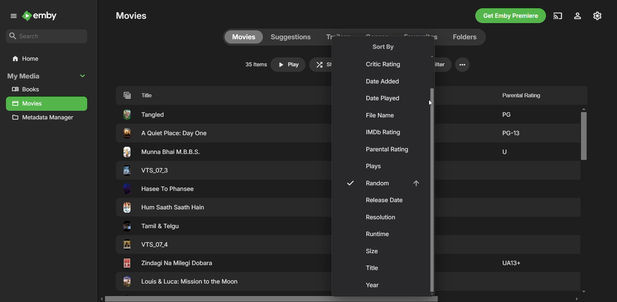 The image size is (617, 302). What do you see at coordinates (383, 46) in the screenshot?
I see `Sort By` at bounding box center [383, 46].